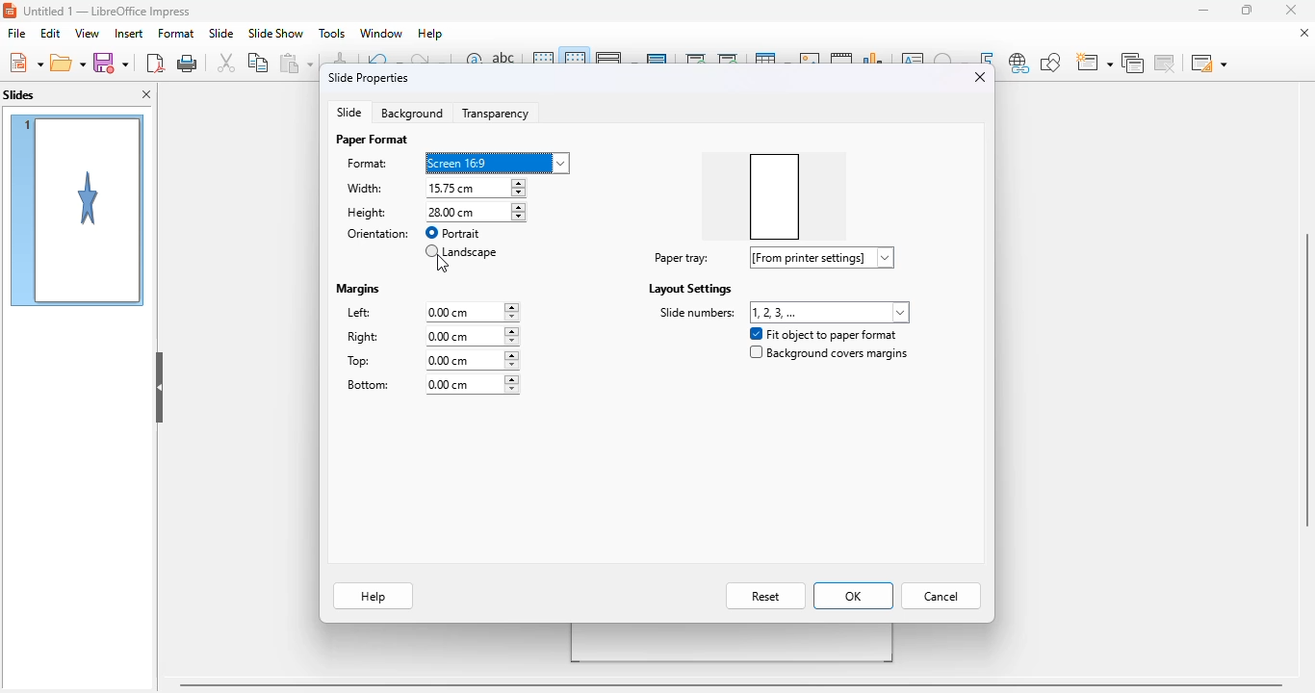  Describe the element at coordinates (375, 595) in the screenshot. I see `help` at that location.